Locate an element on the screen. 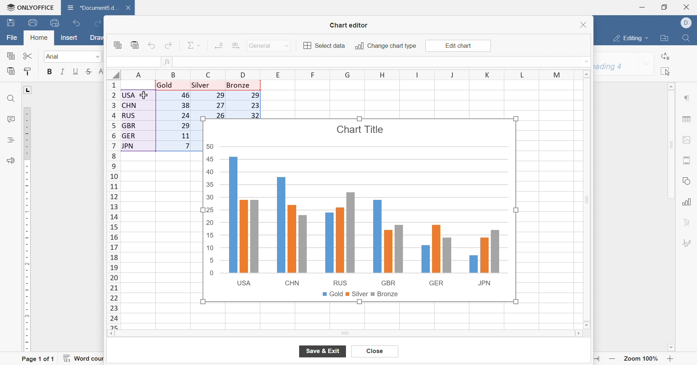 This screenshot has width=697, height=365. fit to width is located at coordinates (596, 359).